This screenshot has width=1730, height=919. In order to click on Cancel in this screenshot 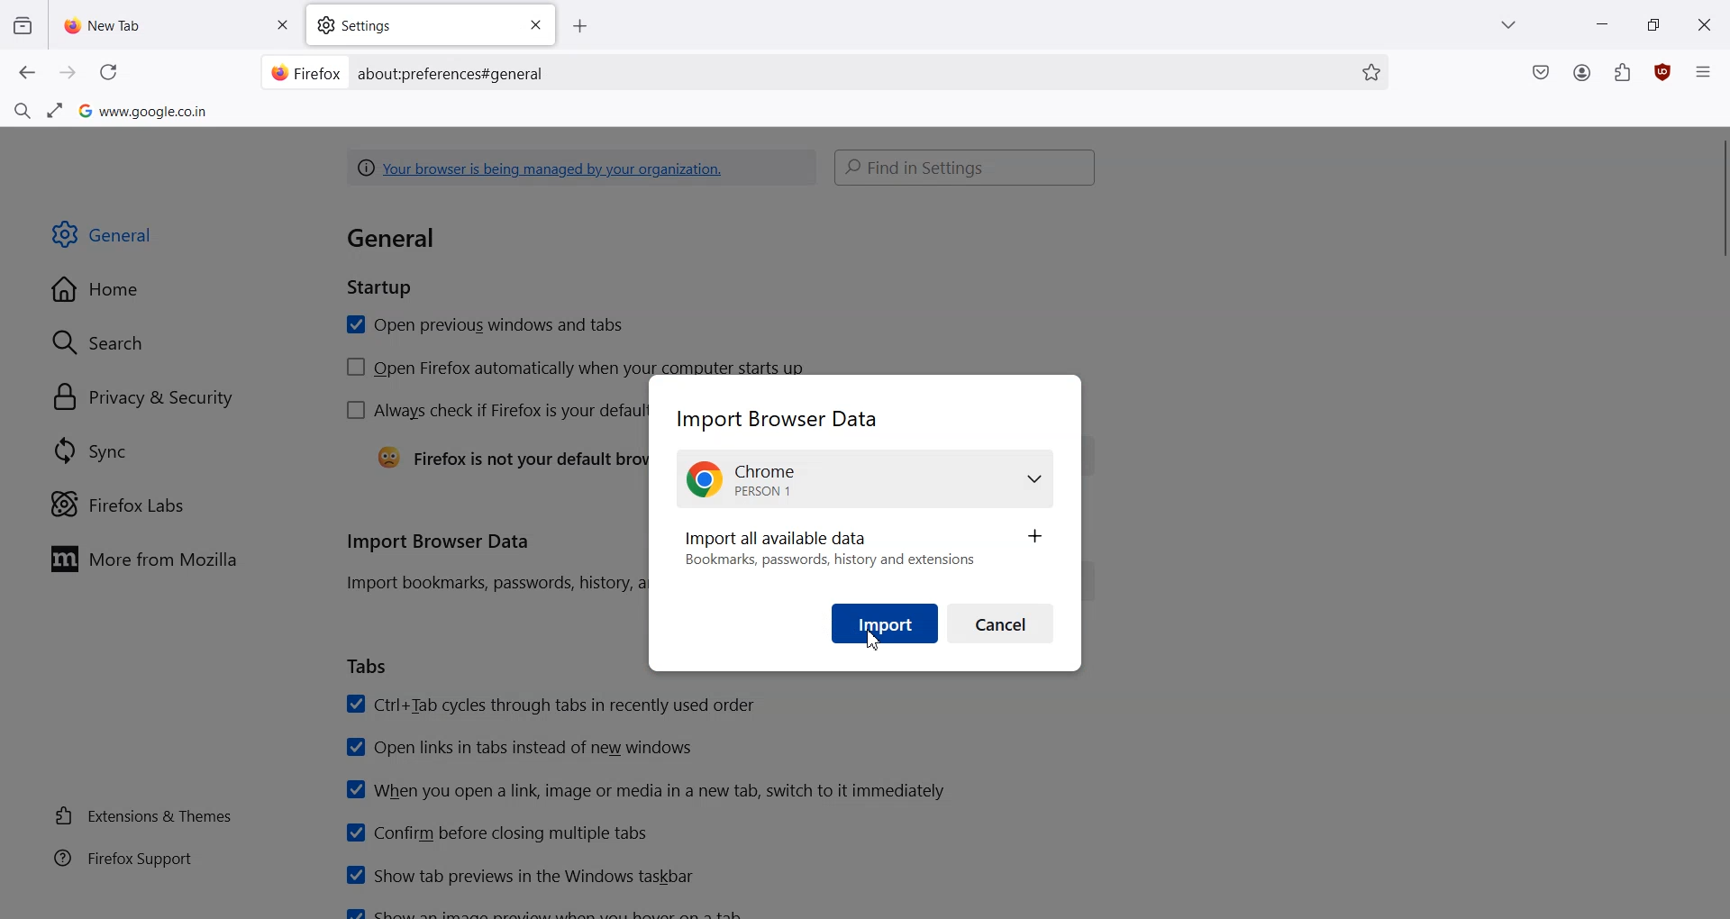, I will do `click(1001, 623)`.